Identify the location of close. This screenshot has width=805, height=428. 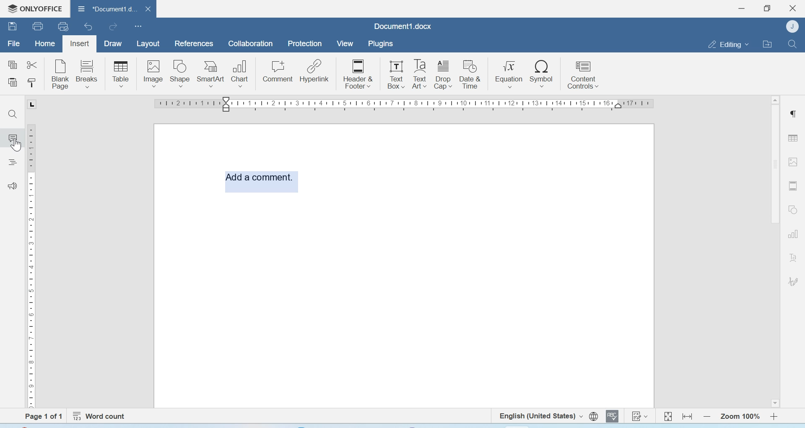
(151, 8).